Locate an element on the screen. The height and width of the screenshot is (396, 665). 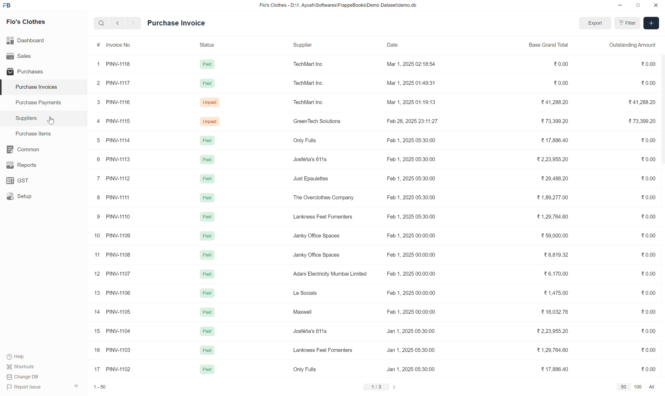
Purchase Invoice is located at coordinates (178, 22).